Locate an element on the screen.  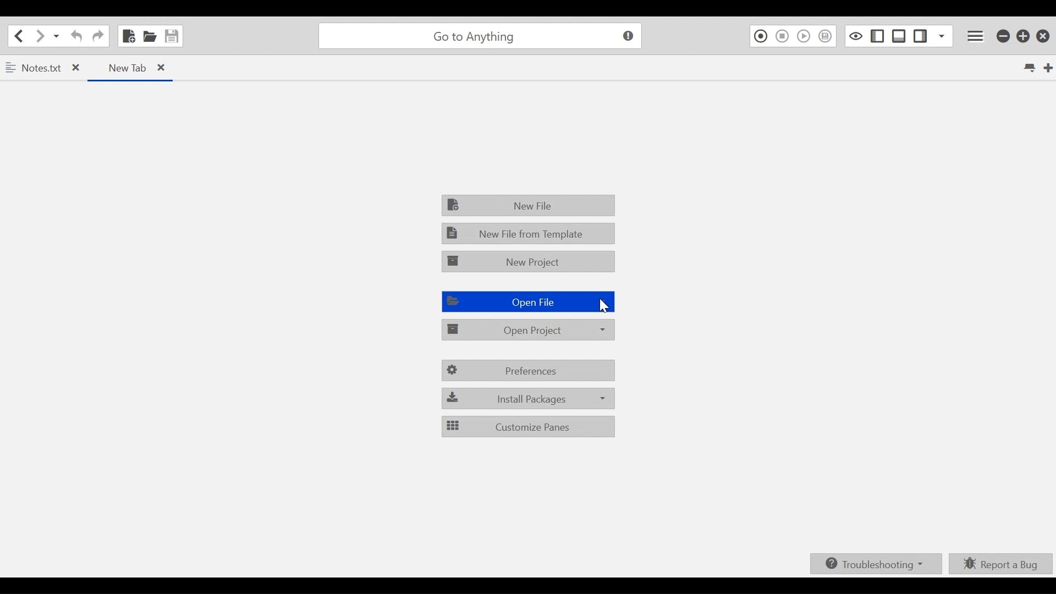
Restore is located at coordinates (1024, 37).